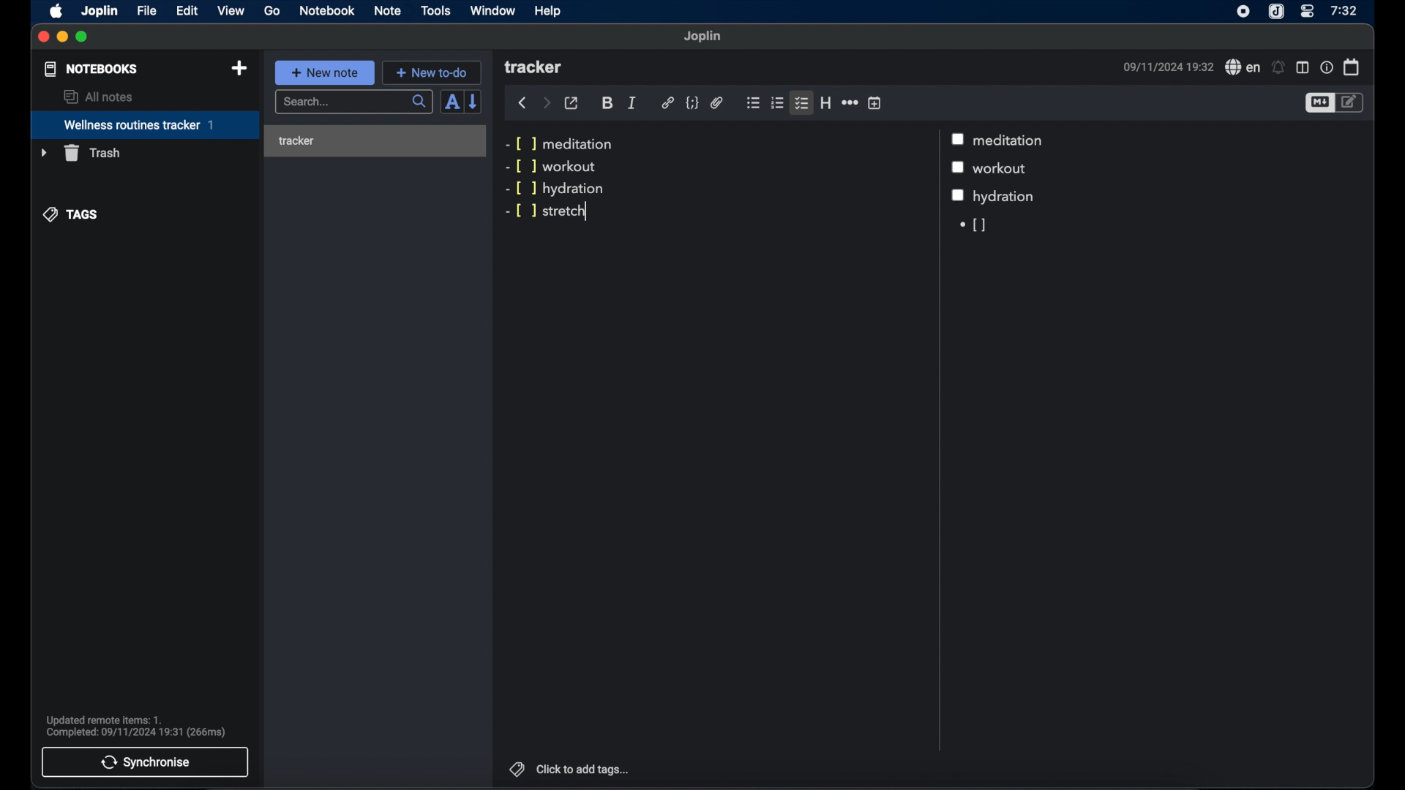 This screenshot has width=1405, height=790. I want to click on view, so click(231, 11).